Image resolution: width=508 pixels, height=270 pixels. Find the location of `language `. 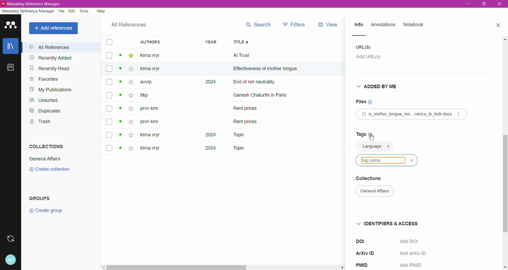

language  is located at coordinates (371, 148).